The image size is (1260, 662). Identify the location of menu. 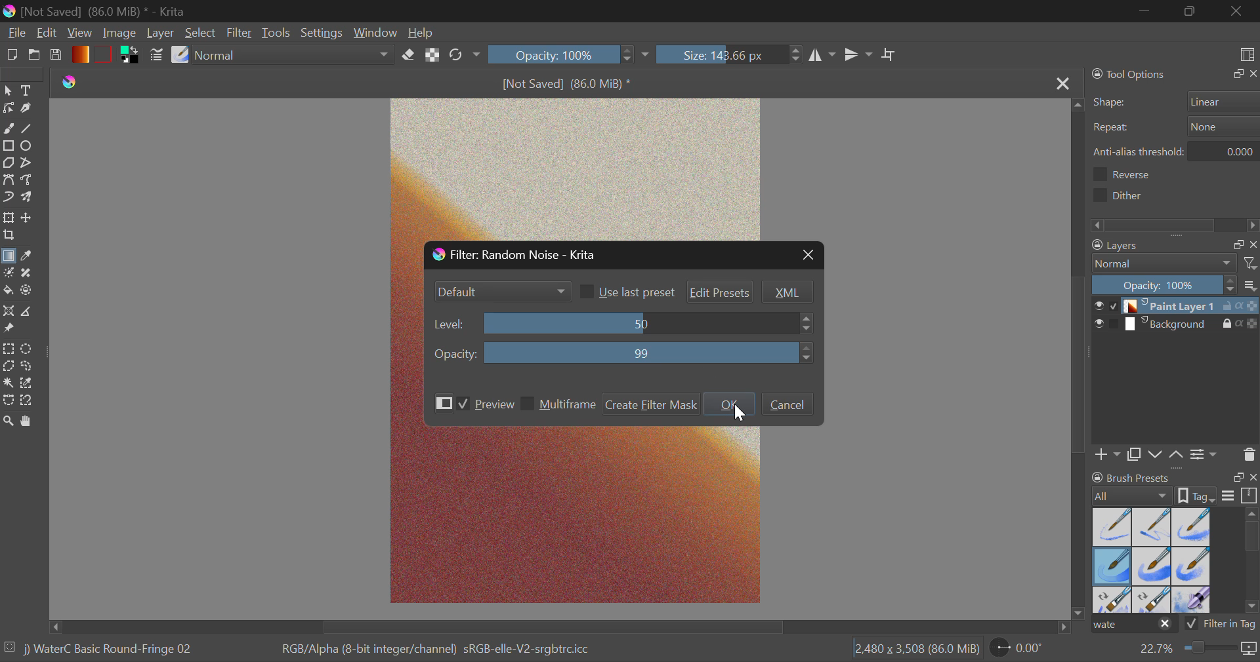
(1252, 287).